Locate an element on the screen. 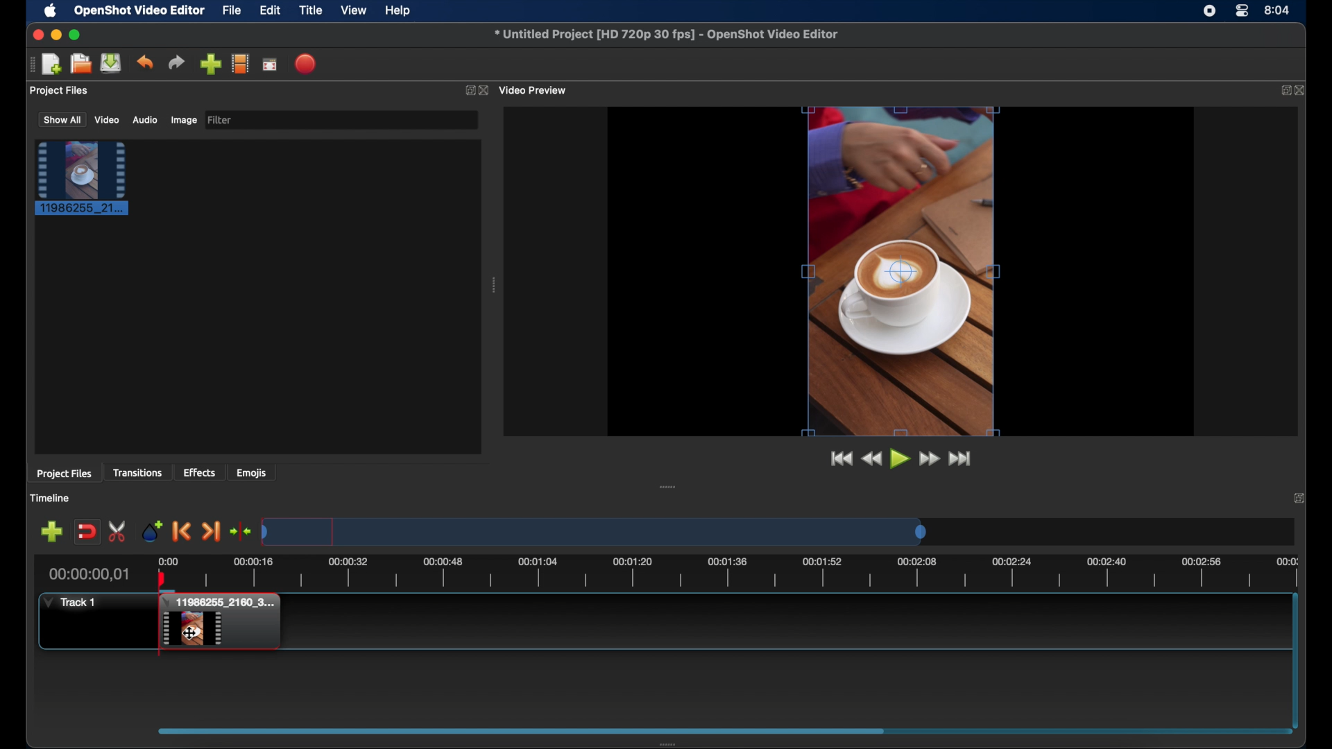 This screenshot has height=749, width=1332. expand is located at coordinates (1282, 91).